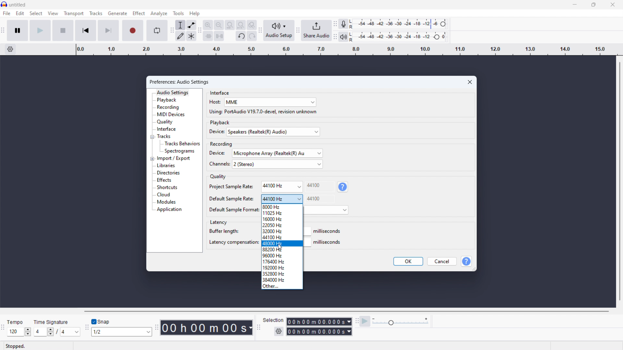  I want to click on toggle zoom, so click(251, 25).